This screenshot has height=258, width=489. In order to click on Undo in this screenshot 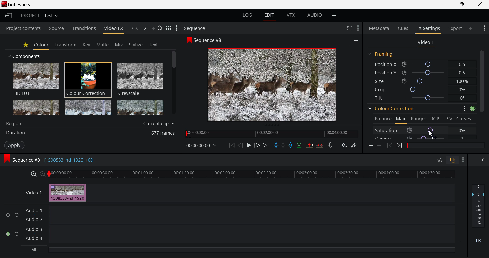, I will do `click(345, 146)`.